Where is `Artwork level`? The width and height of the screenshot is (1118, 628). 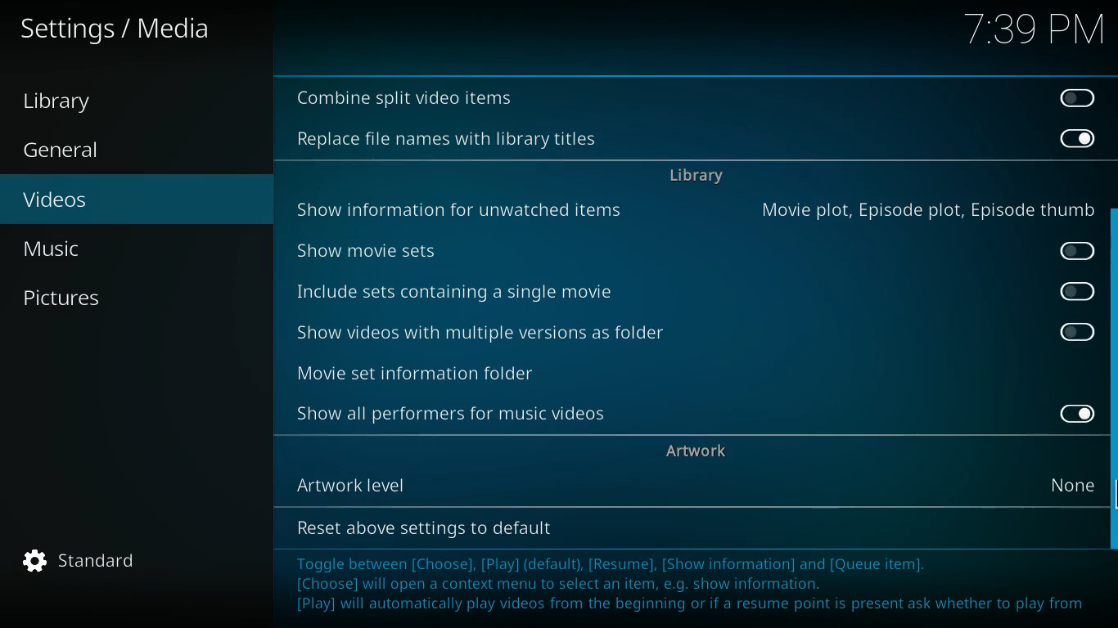 Artwork level is located at coordinates (461, 482).